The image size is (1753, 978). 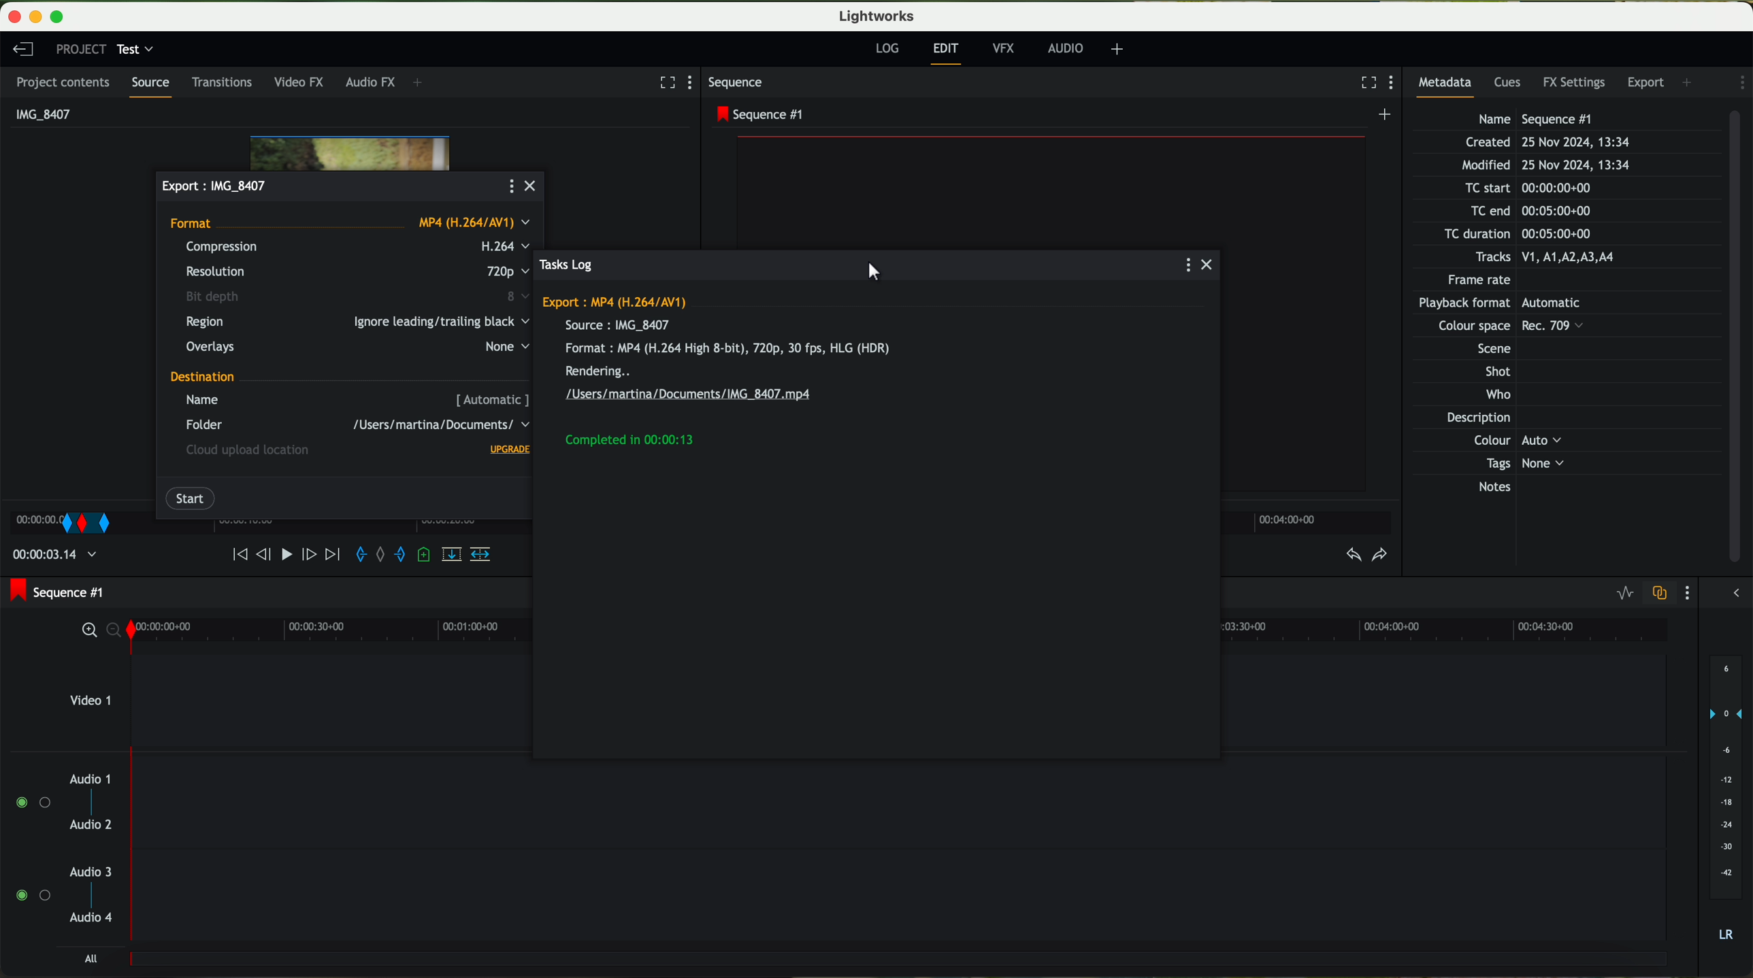 I want to click on export MP4, so click(x=620, y=303).